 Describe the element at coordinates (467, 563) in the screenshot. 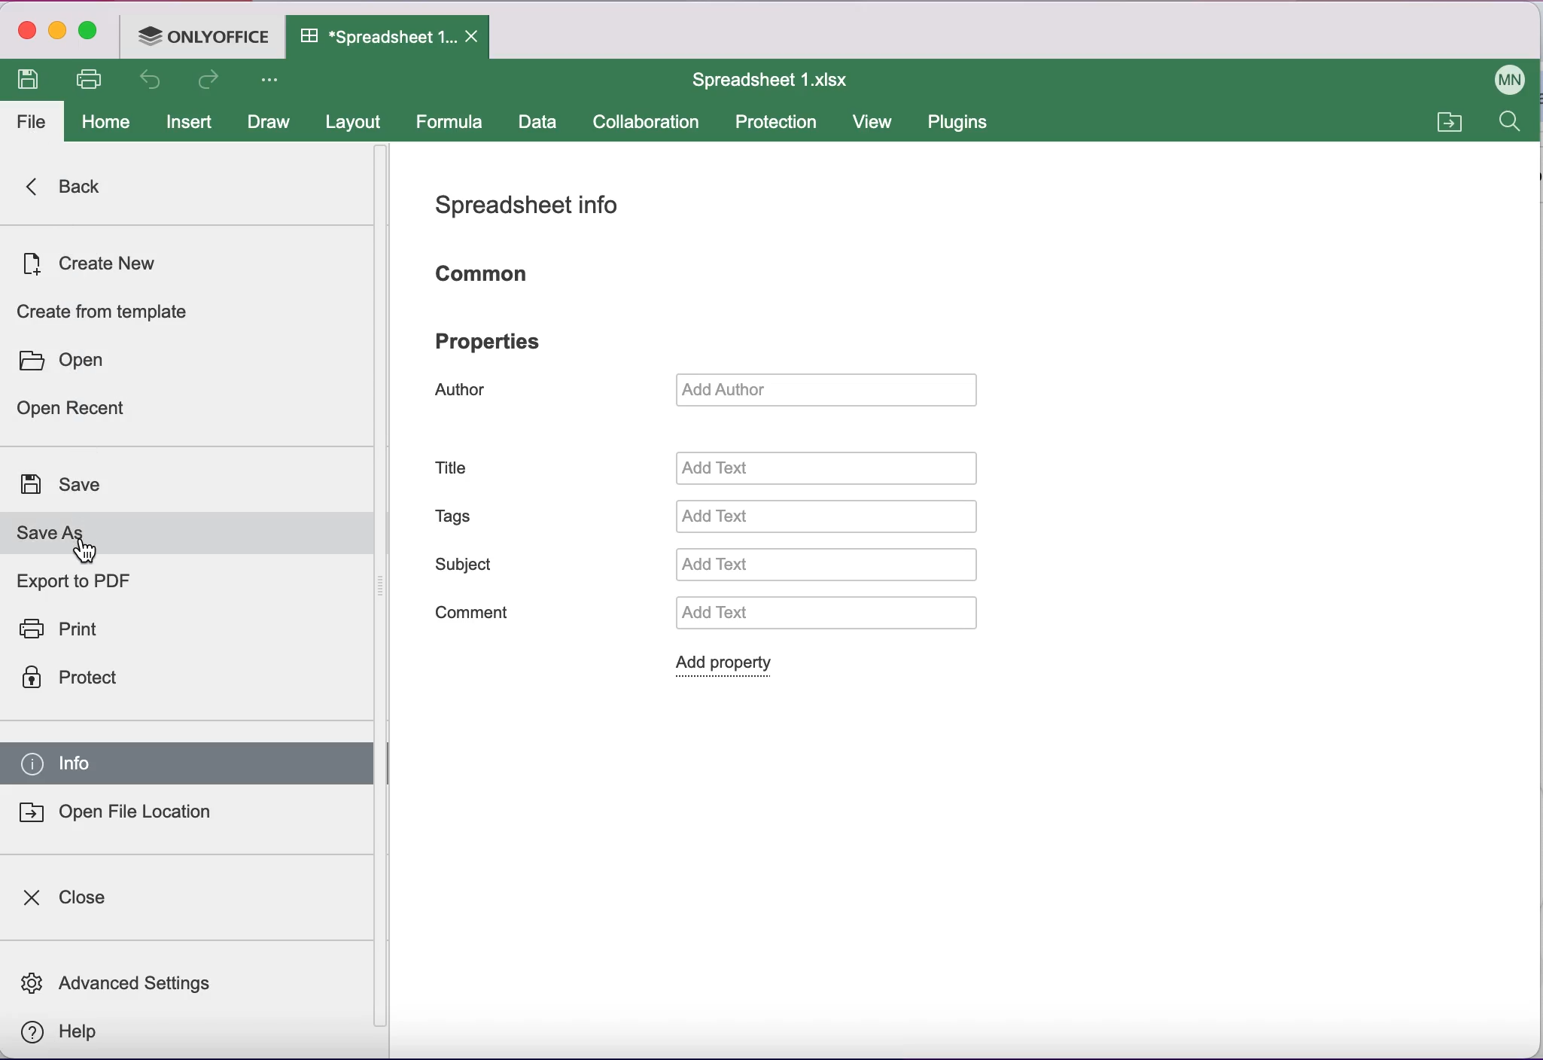

I see `subject` at that location.